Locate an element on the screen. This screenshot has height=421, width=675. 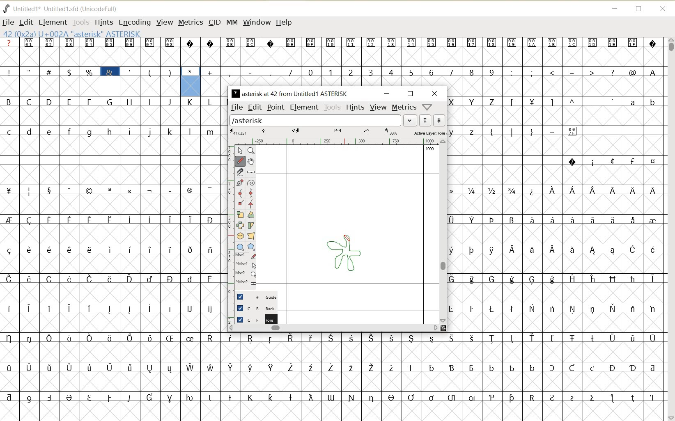
RULER is located at coordinates (334, 141).